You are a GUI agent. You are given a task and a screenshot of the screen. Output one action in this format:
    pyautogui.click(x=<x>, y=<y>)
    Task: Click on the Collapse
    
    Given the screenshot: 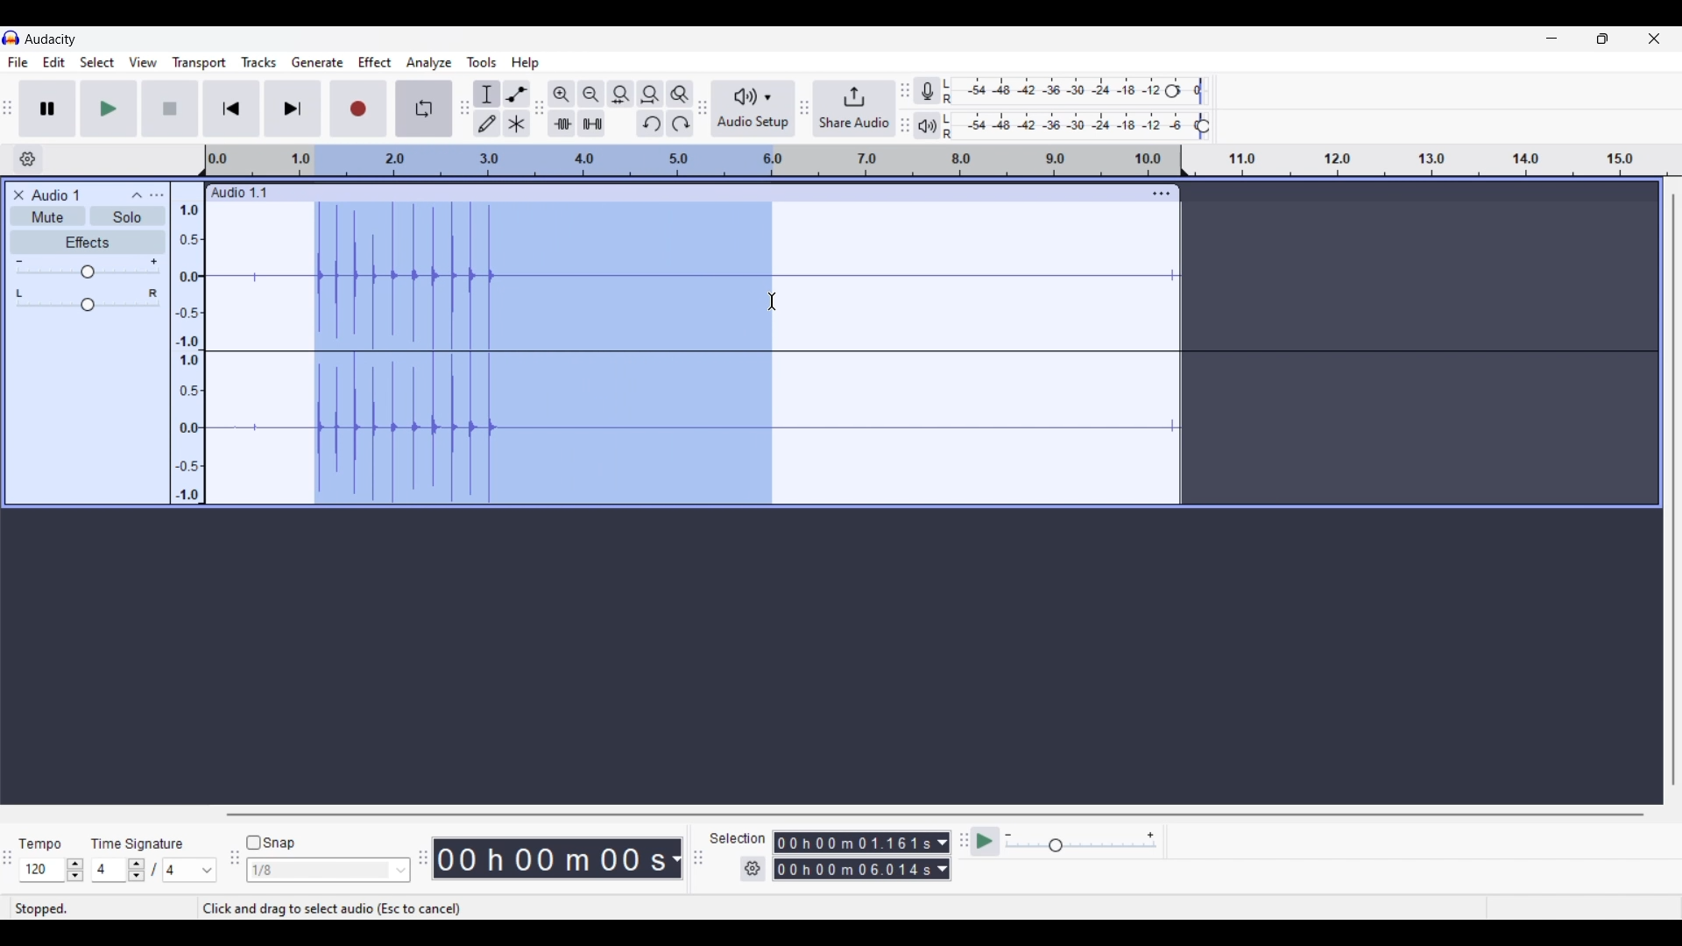 What is the action you would take?
    pyautogui.click(x=136, y=195)
    